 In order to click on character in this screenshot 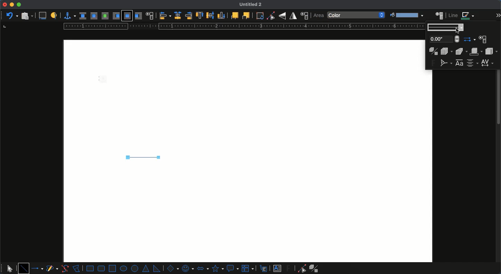, I will do `click(483, 40)`.